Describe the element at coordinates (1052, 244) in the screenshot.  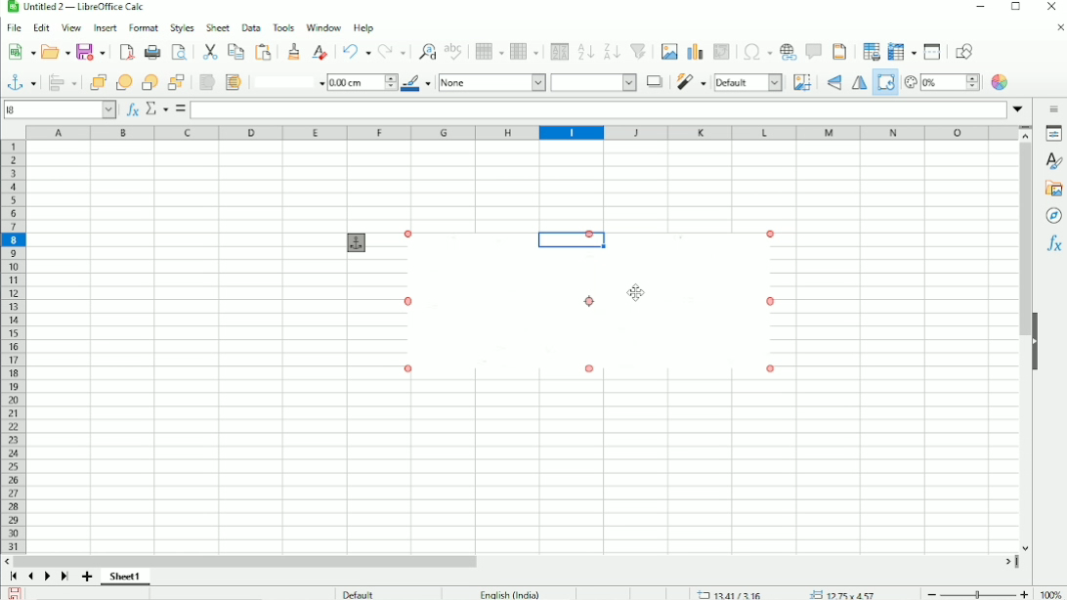
I see `Functions` at that location.